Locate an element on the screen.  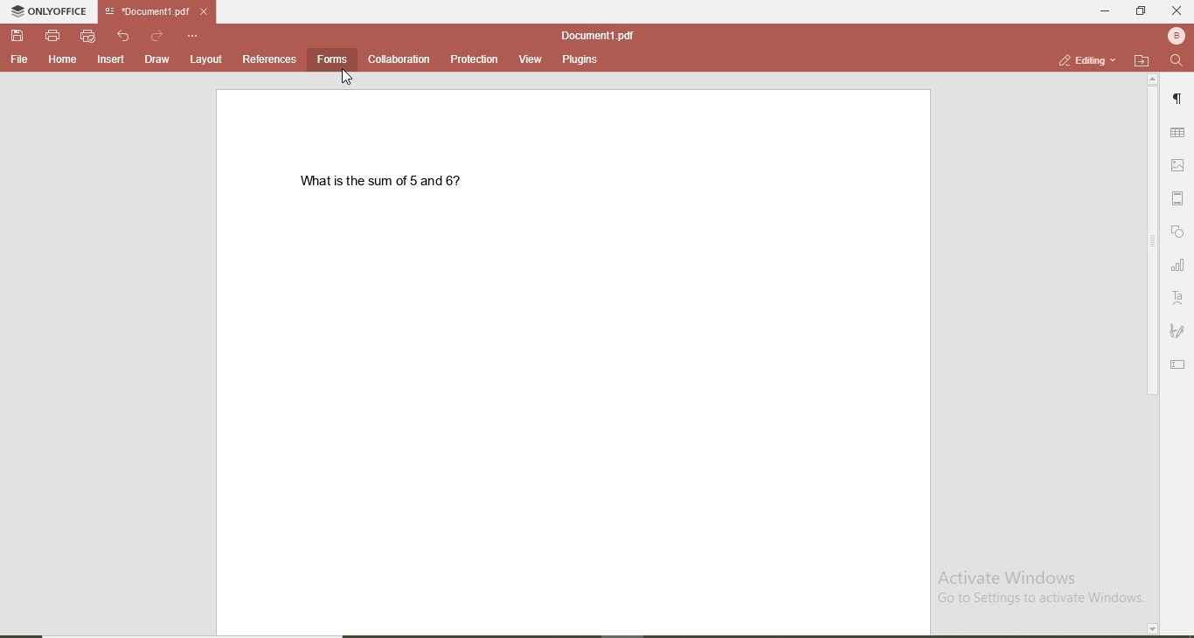
references is located at coordinates (270, 60).